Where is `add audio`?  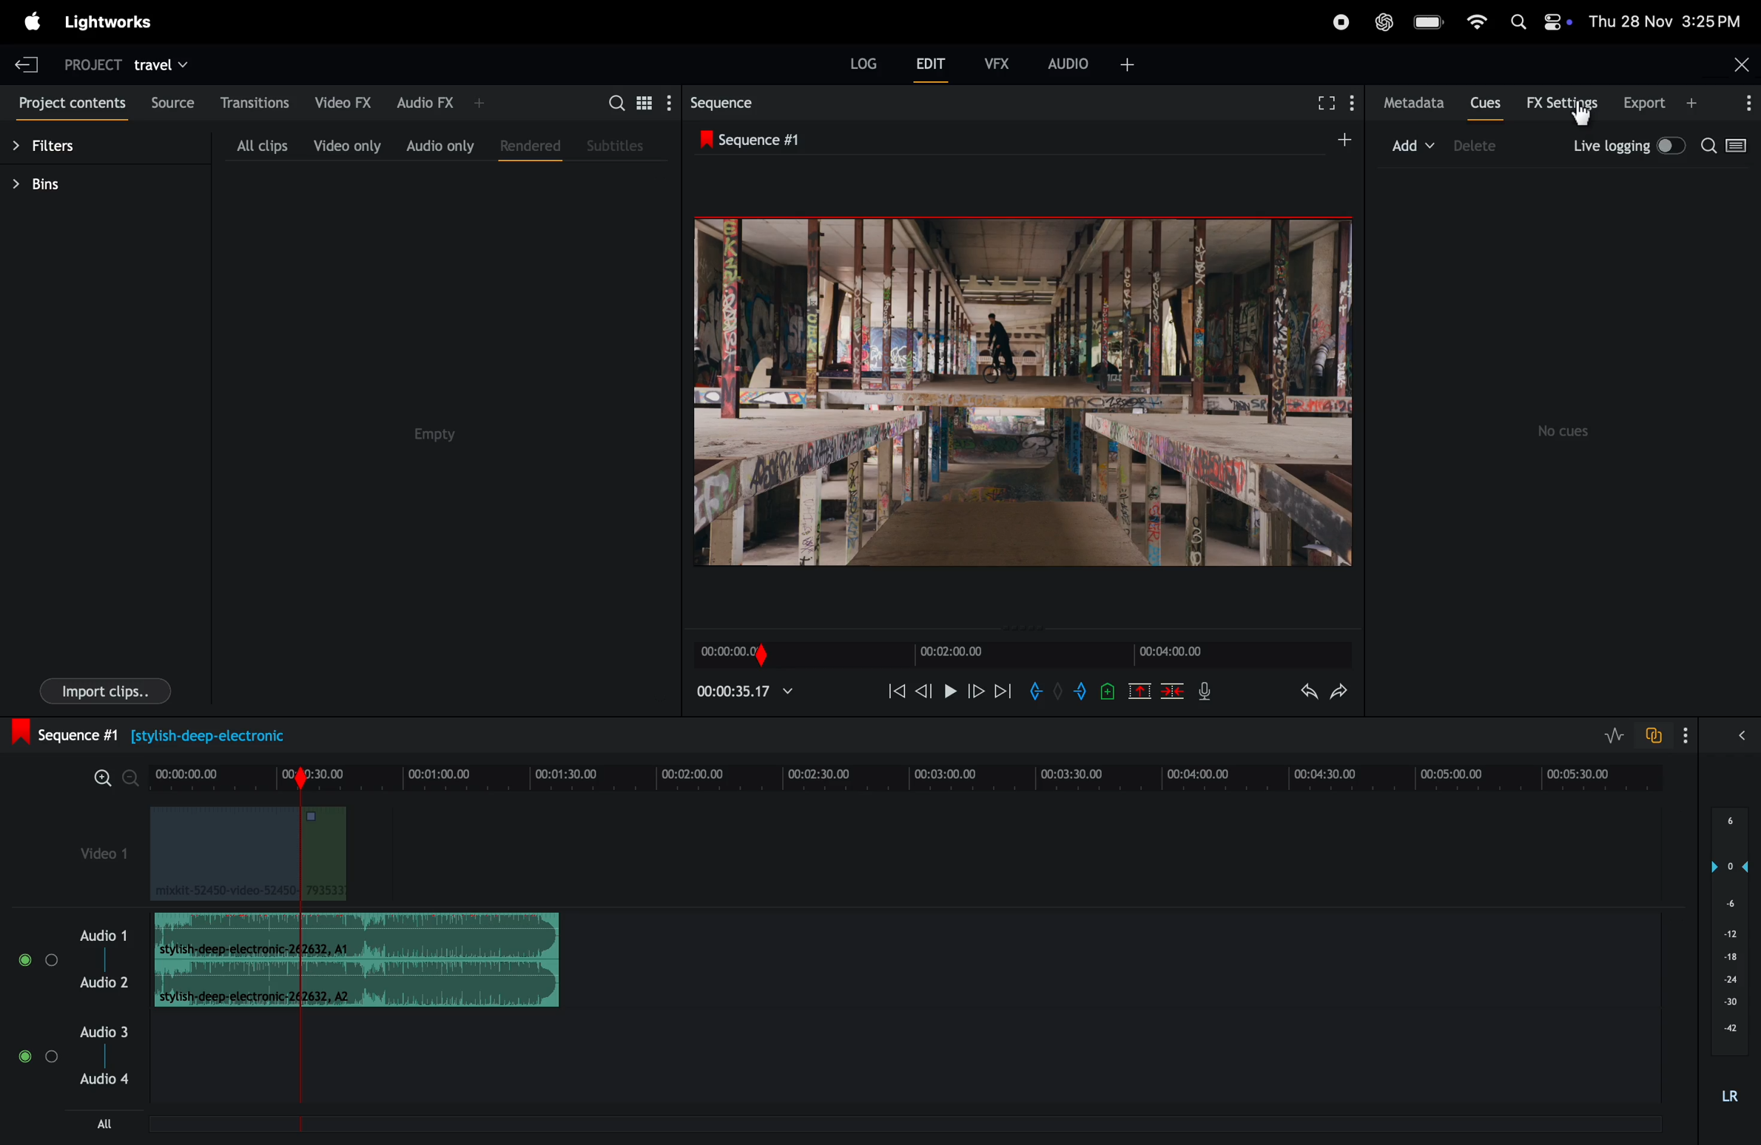 add audio is located at coordinates (1090, 69).